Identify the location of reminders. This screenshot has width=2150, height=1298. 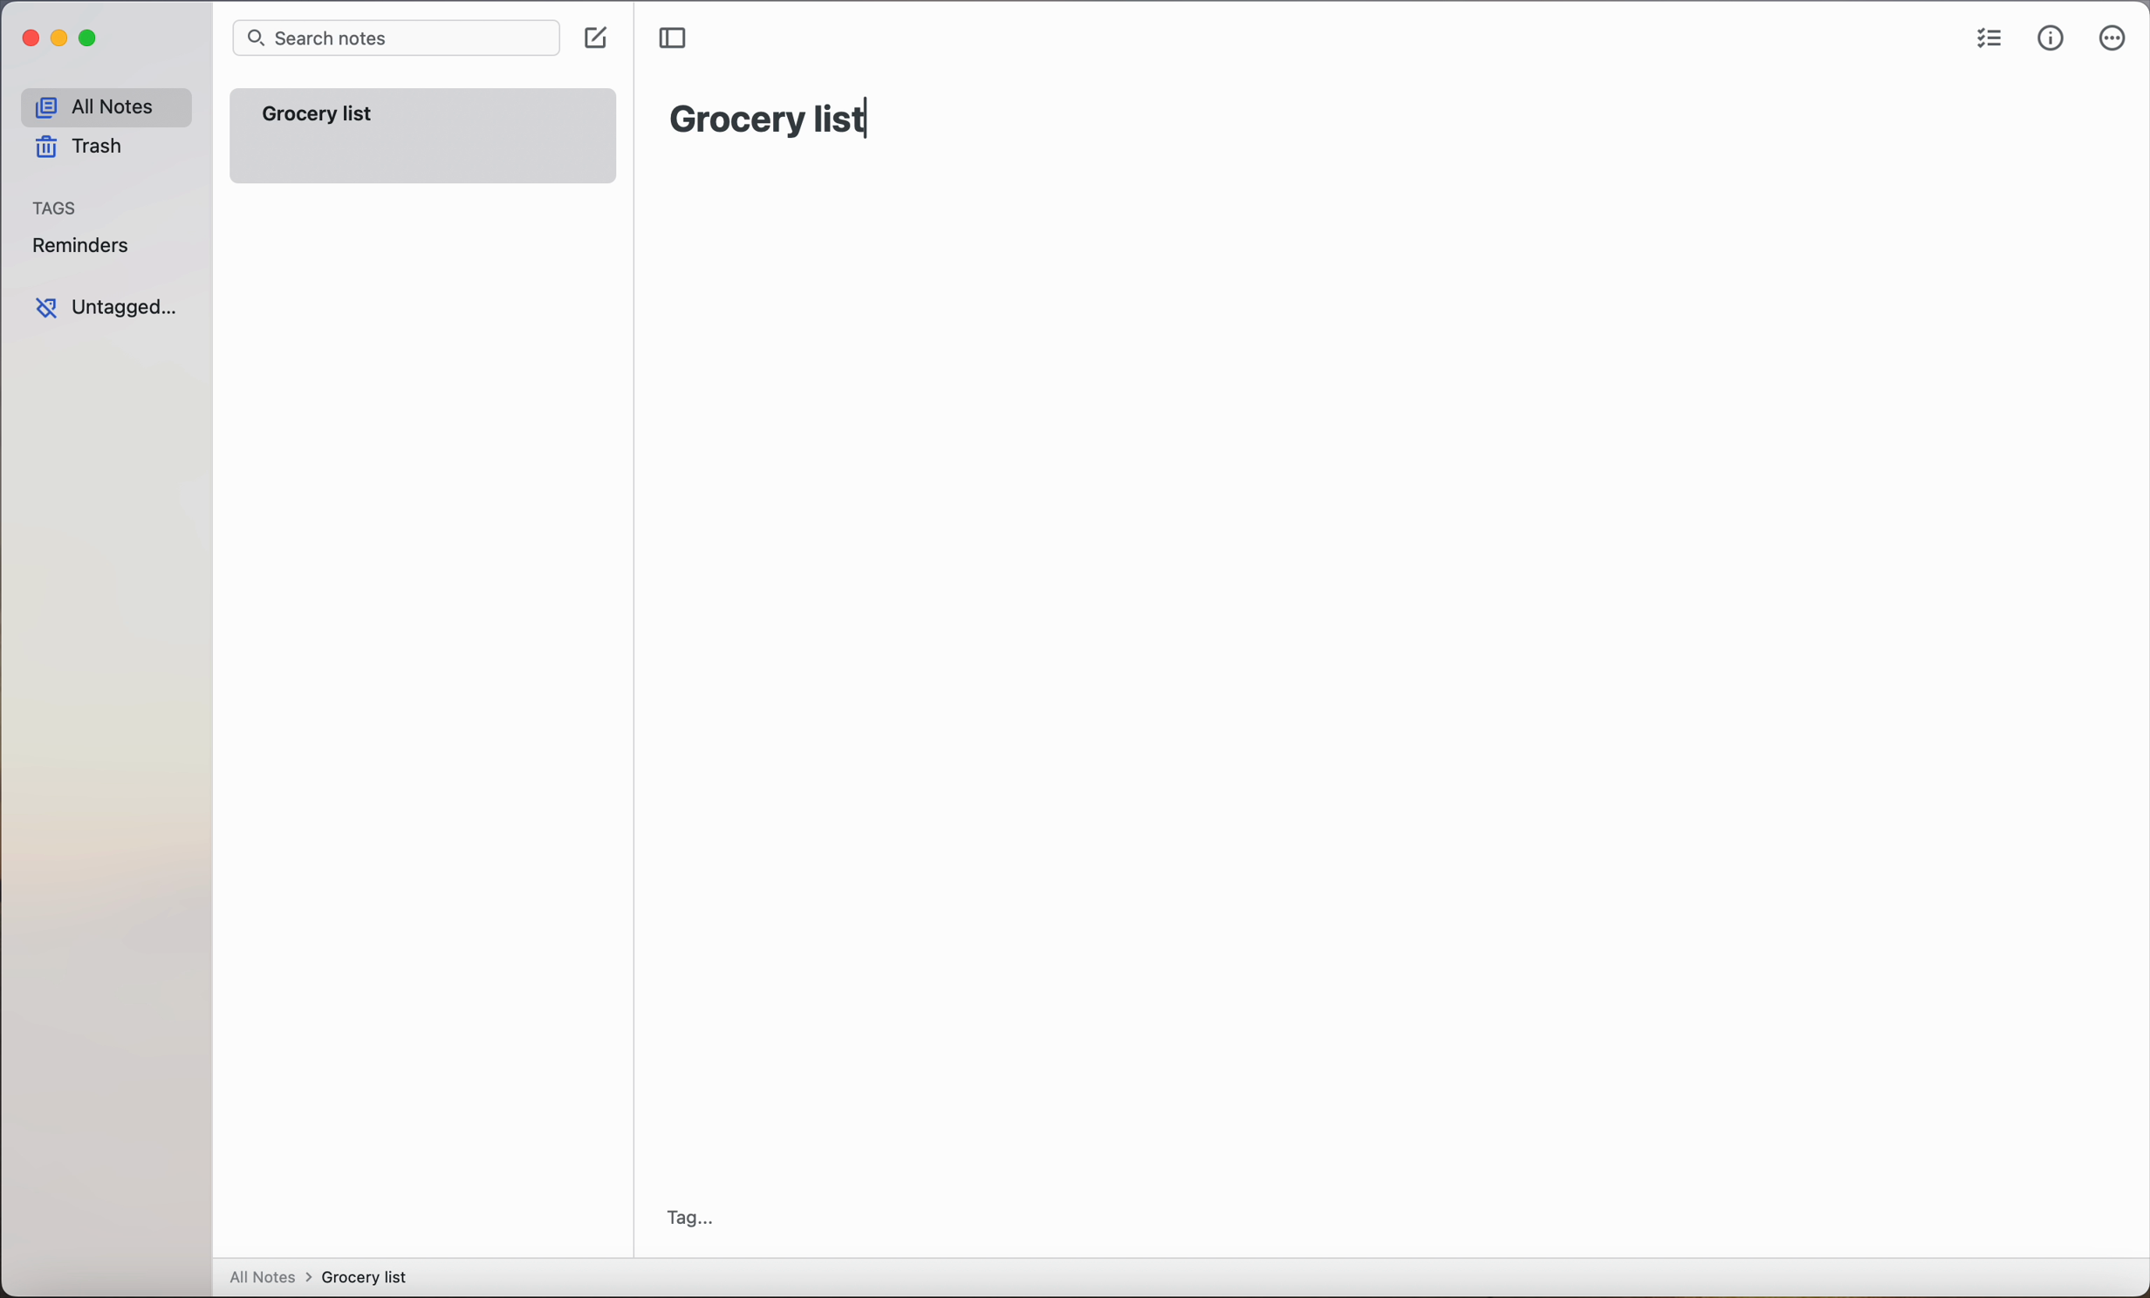
(79, 249).